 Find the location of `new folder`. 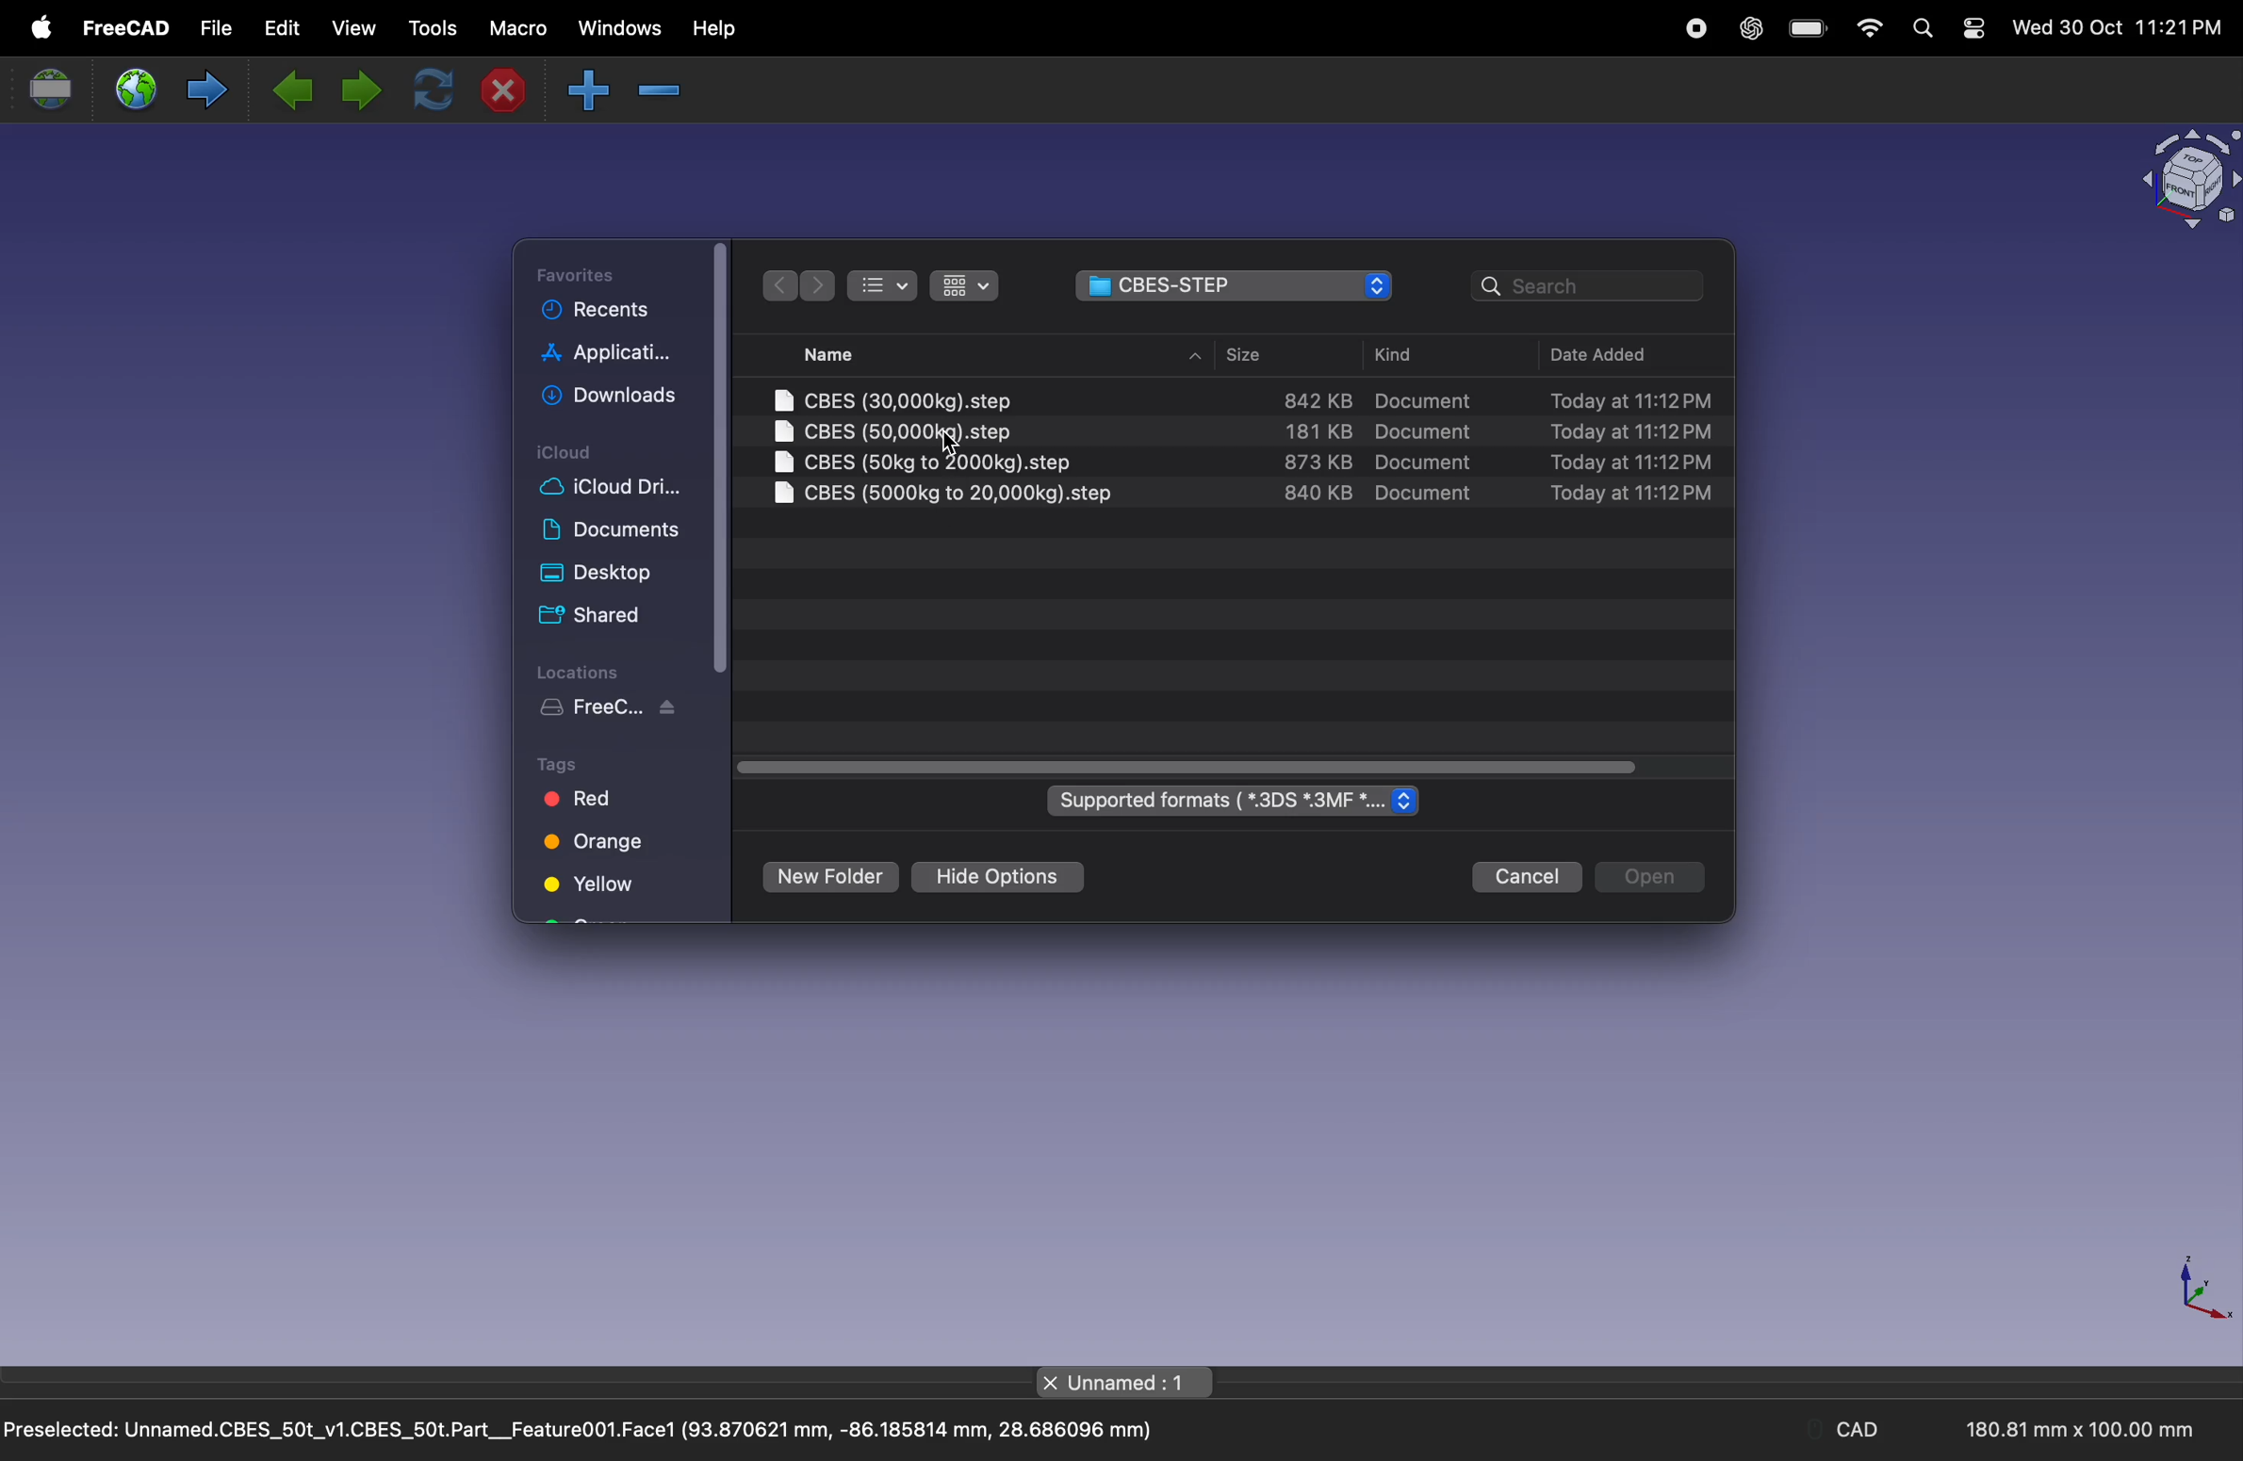

new folder is located at coordinates (829, 875).